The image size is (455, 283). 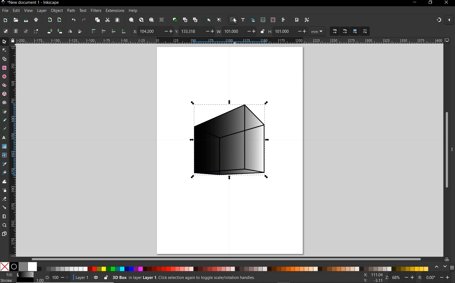 I want to click on CONNECTOR TOOL, so click(x=5, y=207).